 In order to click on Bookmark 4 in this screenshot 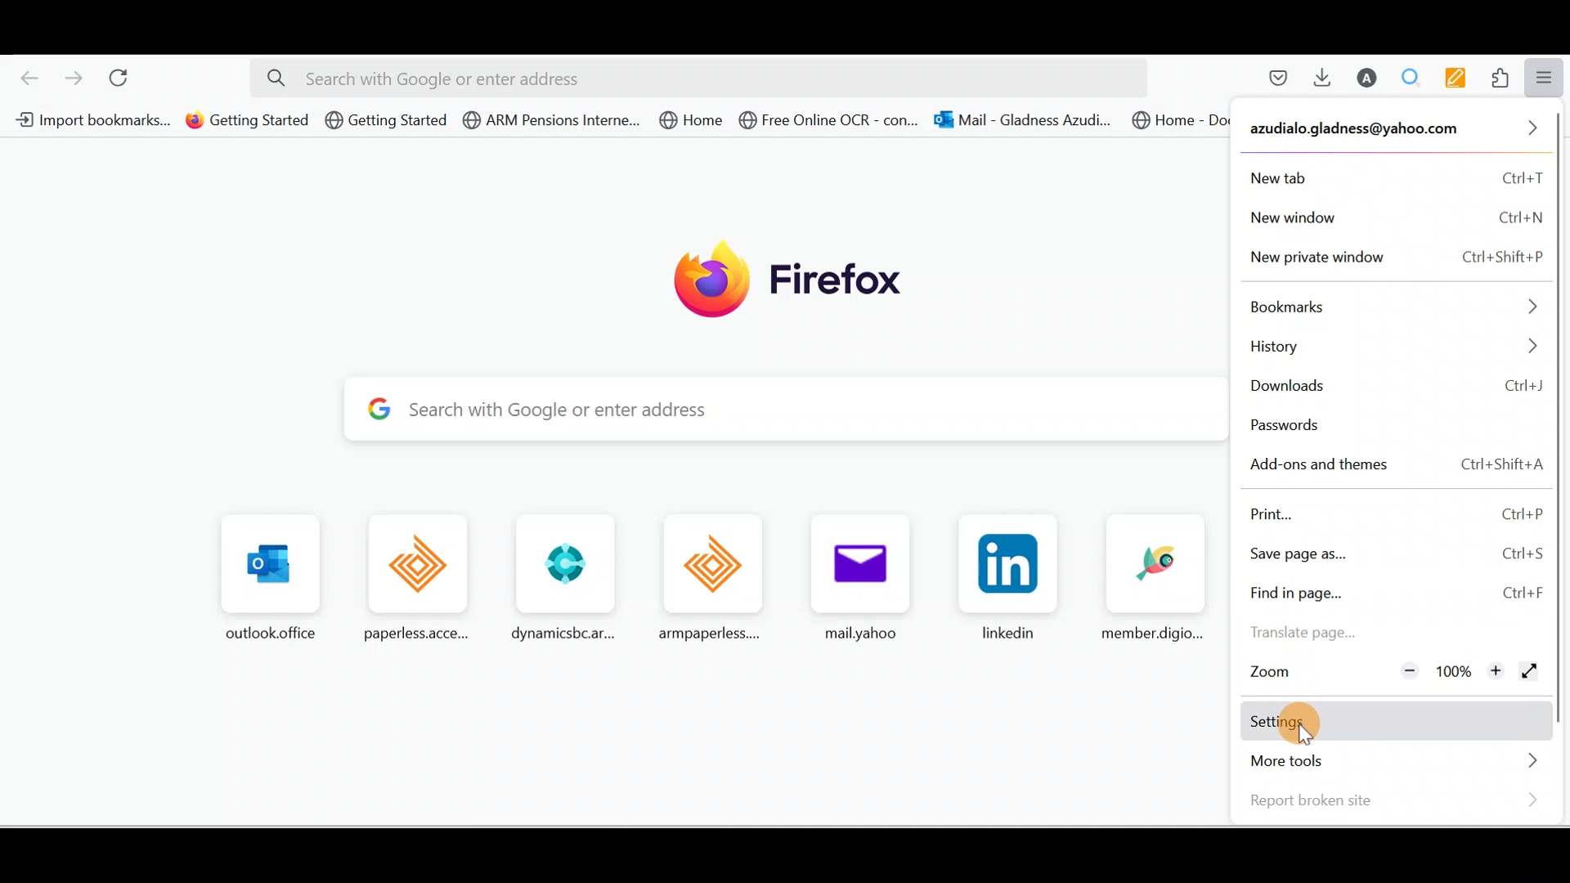, I will do `click(553, 124)`.